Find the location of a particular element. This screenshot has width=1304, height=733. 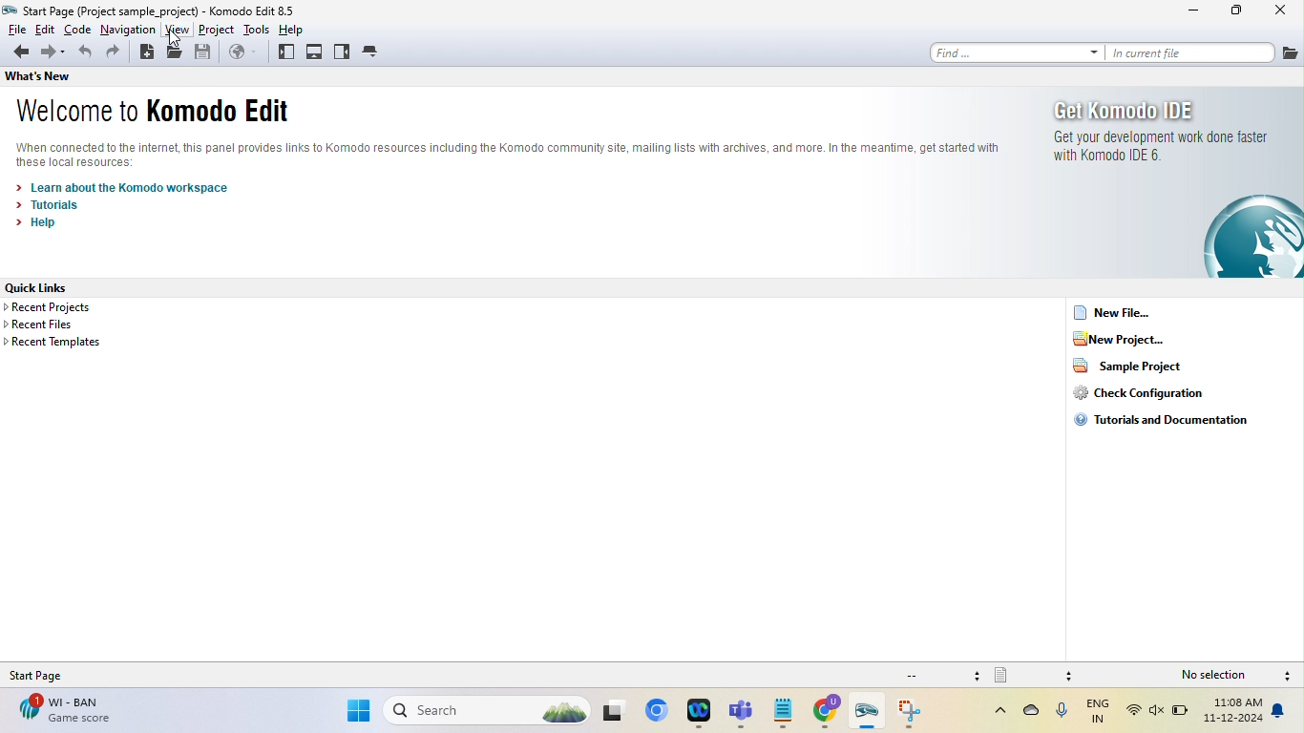

project is located at coordinates (218, 31).